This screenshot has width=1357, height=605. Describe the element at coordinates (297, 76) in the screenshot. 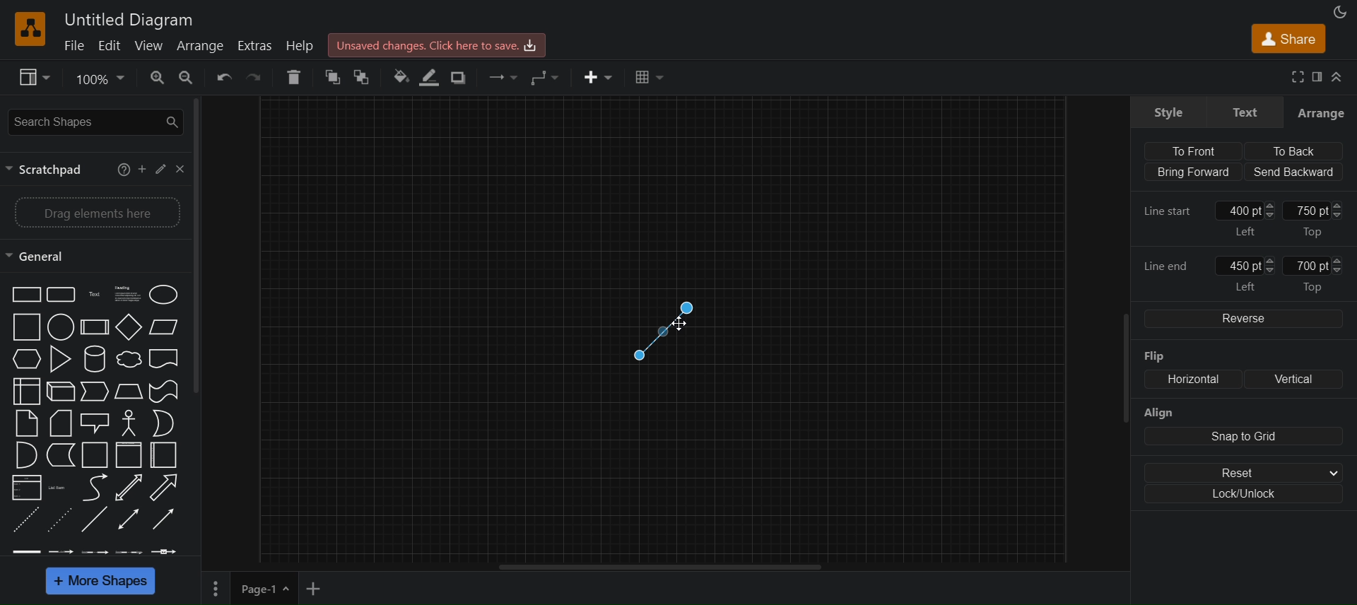

I see `delete` at that location.